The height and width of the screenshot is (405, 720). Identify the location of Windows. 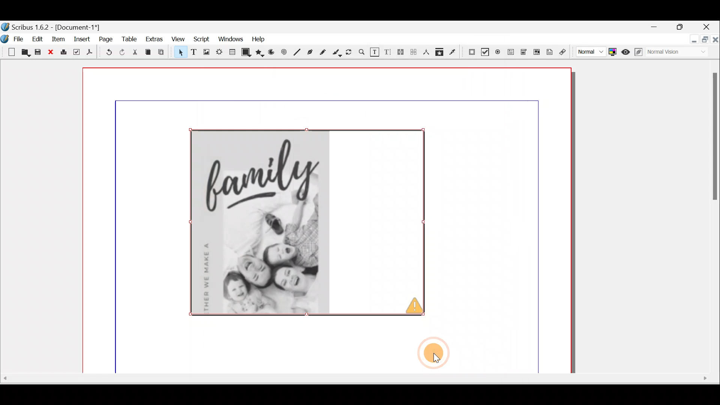
(231, 39).